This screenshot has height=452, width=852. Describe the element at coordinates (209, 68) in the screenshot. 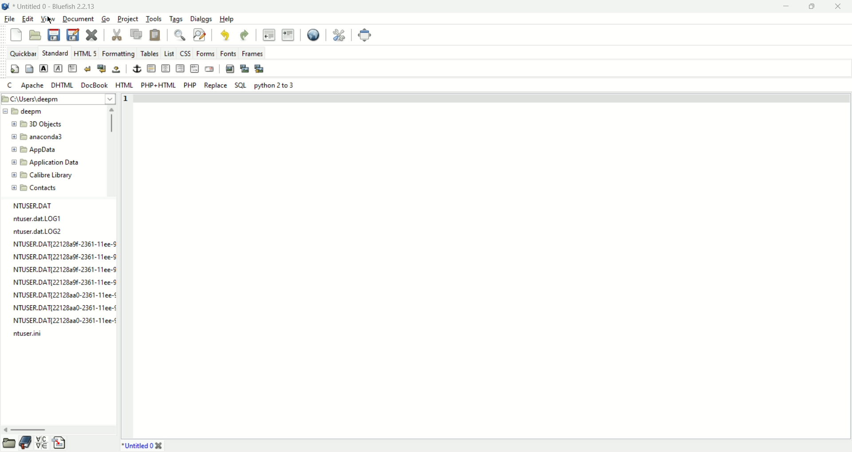

I see `email` at that location.